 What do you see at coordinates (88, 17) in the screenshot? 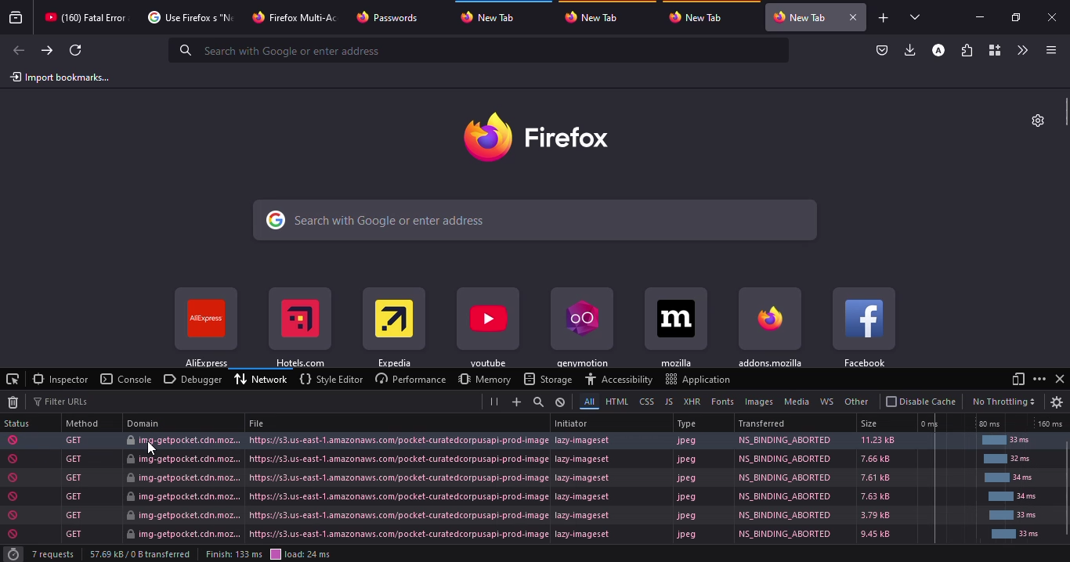
I see `tab` at bounding box center [88, 17].